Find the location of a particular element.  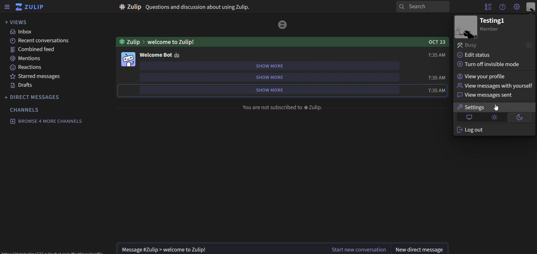

new direct message is located at coordinates (419, 249).